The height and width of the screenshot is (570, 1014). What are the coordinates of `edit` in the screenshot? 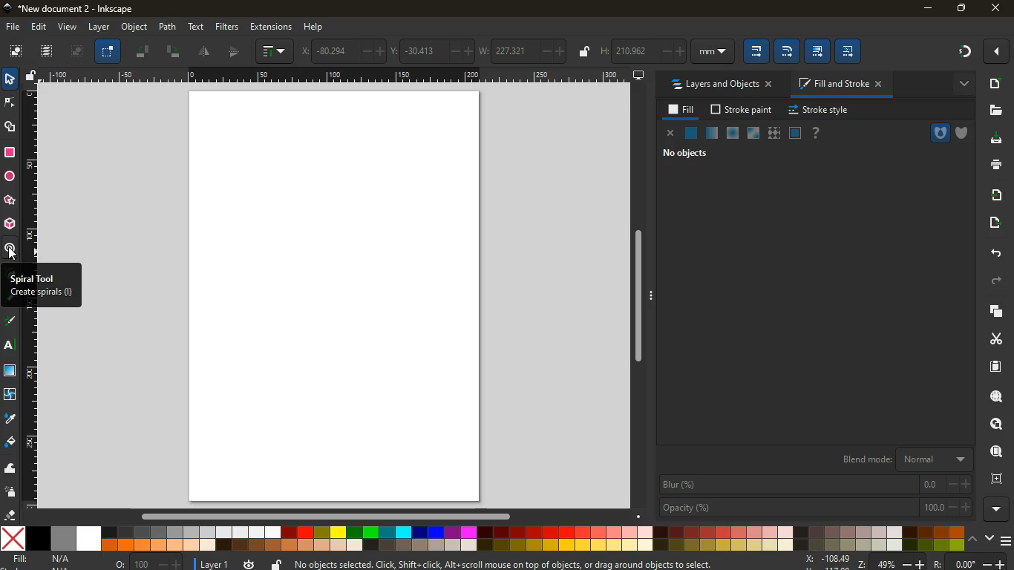 It's located at (39, 28).